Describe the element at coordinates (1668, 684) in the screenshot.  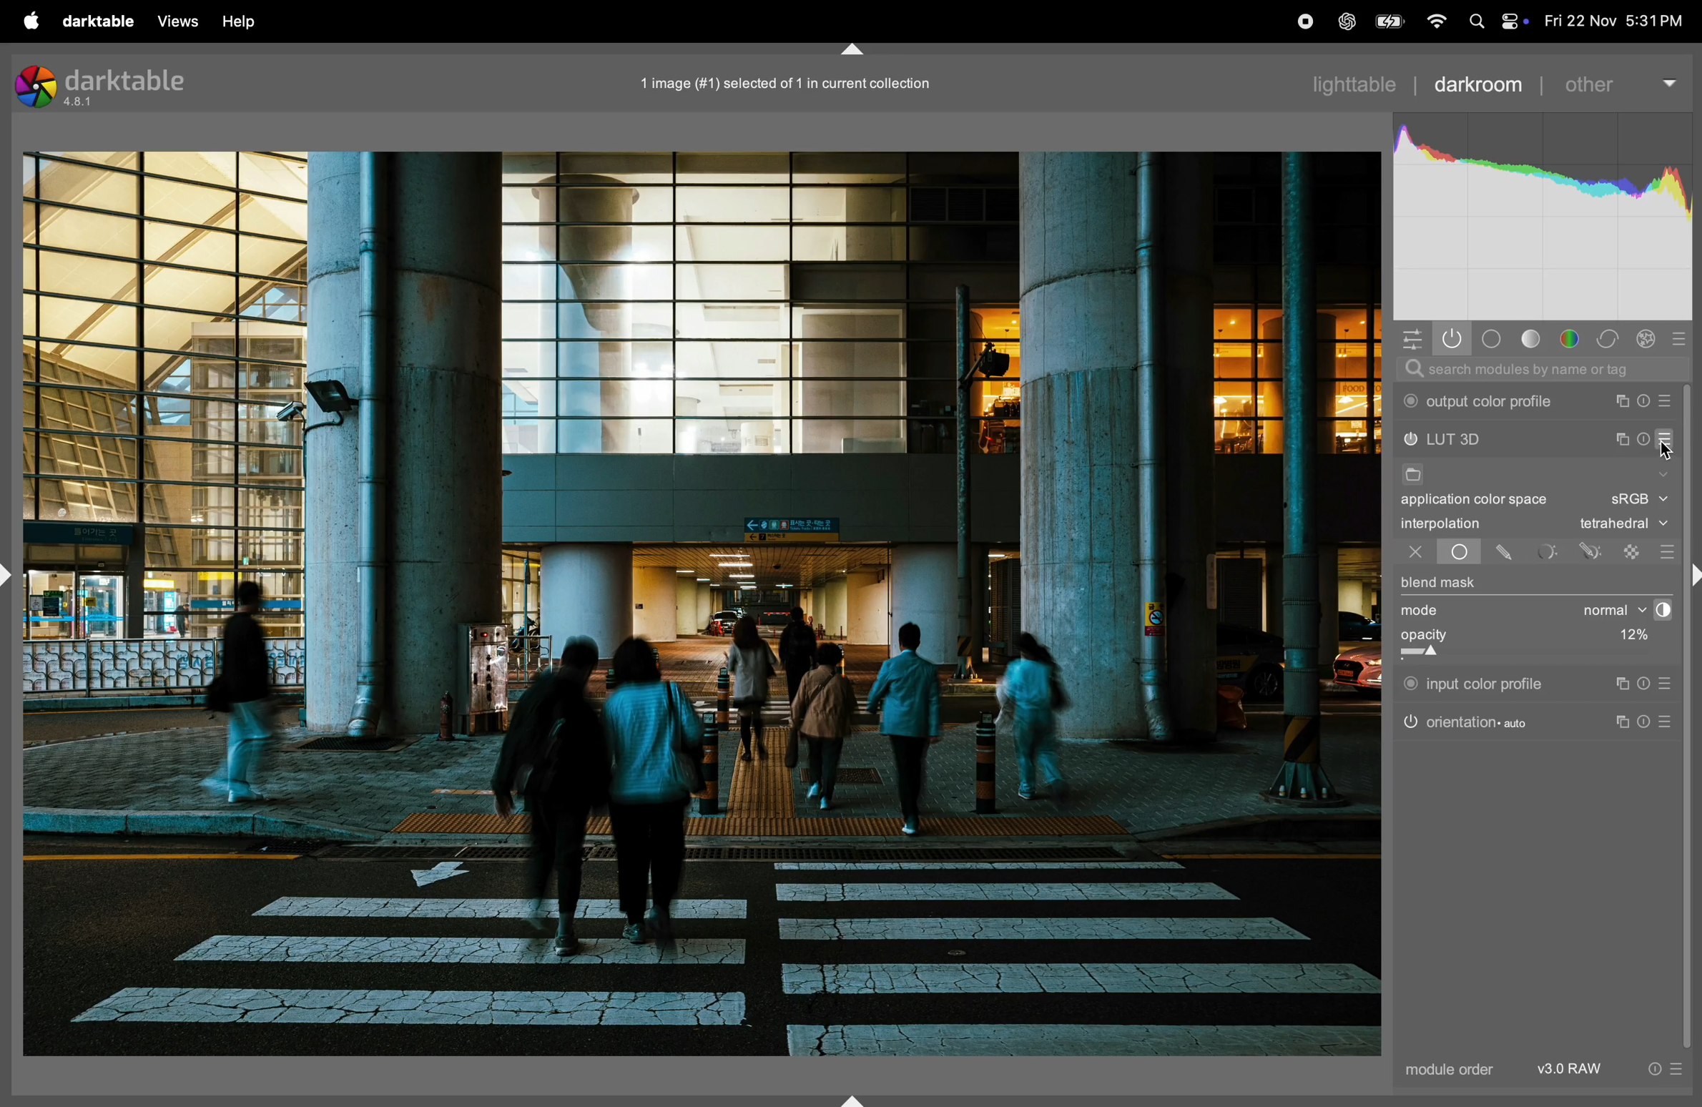
I see `presets` at that location.